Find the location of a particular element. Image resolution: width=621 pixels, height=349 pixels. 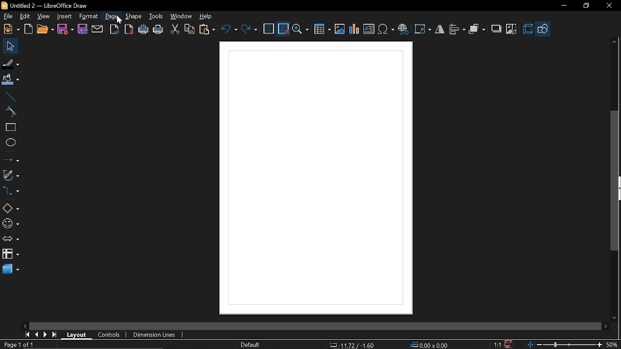

Edit is located at coordinates (25, 16).